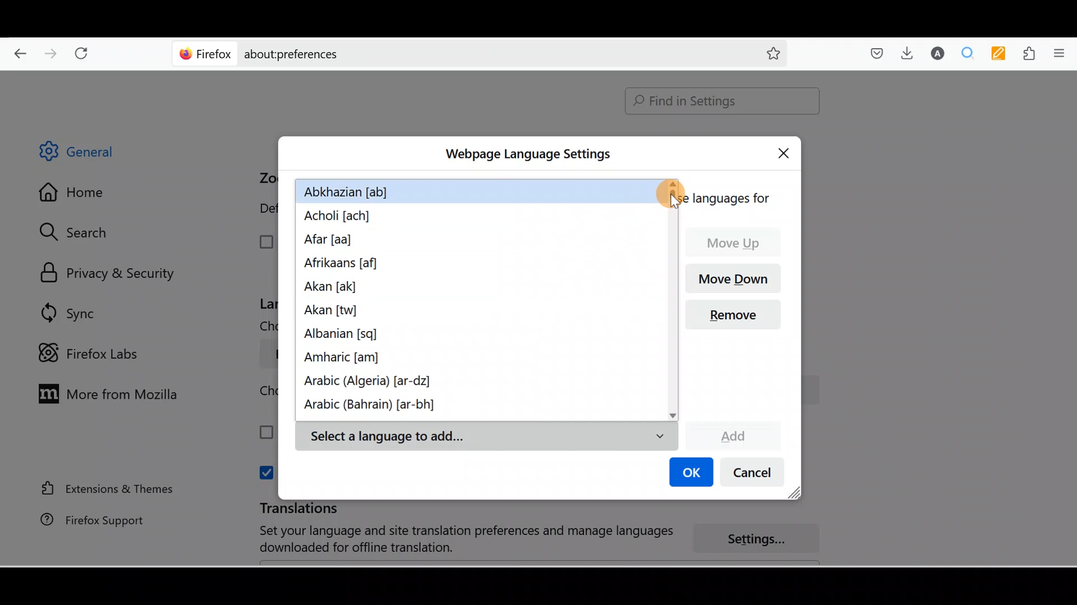 The image size is (1077, 605). Describe the element at coordinates (371, 383) in the screenshot. I see `Arabic (Algeria) [ar-dz]` at that location.